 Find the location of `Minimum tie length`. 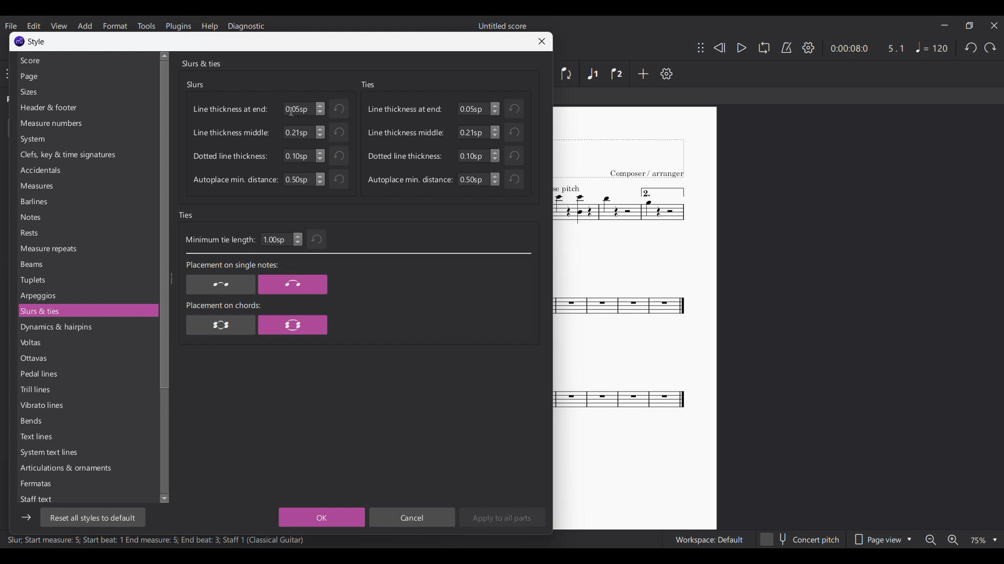

Minimum tie length is located at coordinates (220, 240).